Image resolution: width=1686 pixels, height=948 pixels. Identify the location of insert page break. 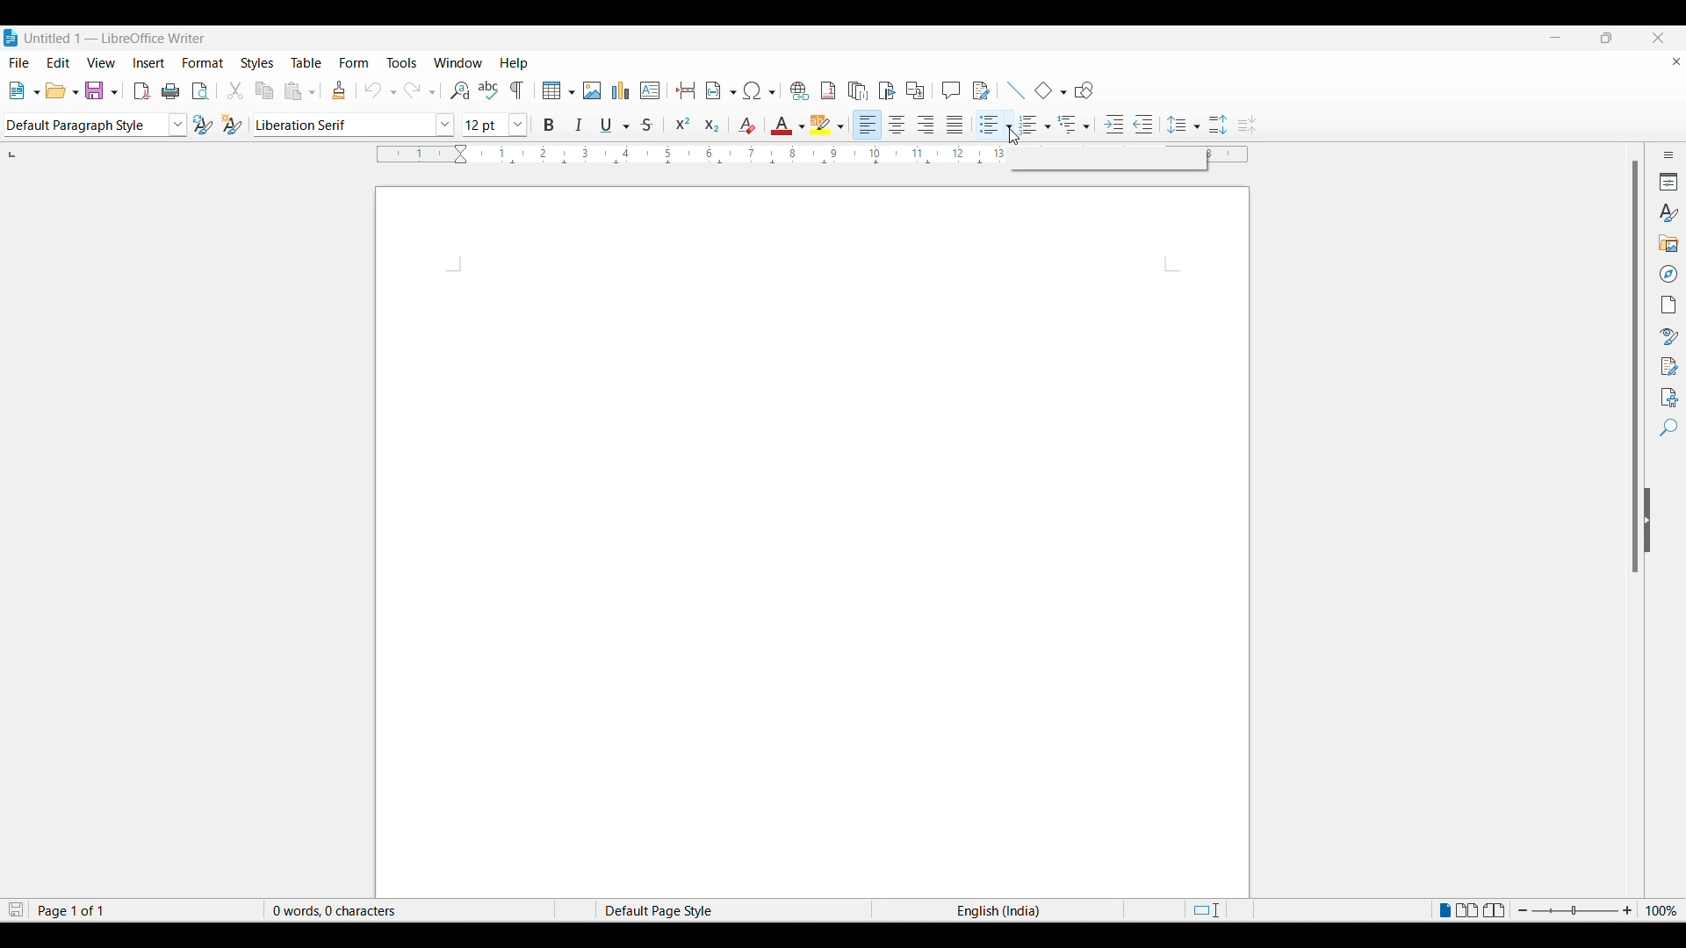
(683, 90).